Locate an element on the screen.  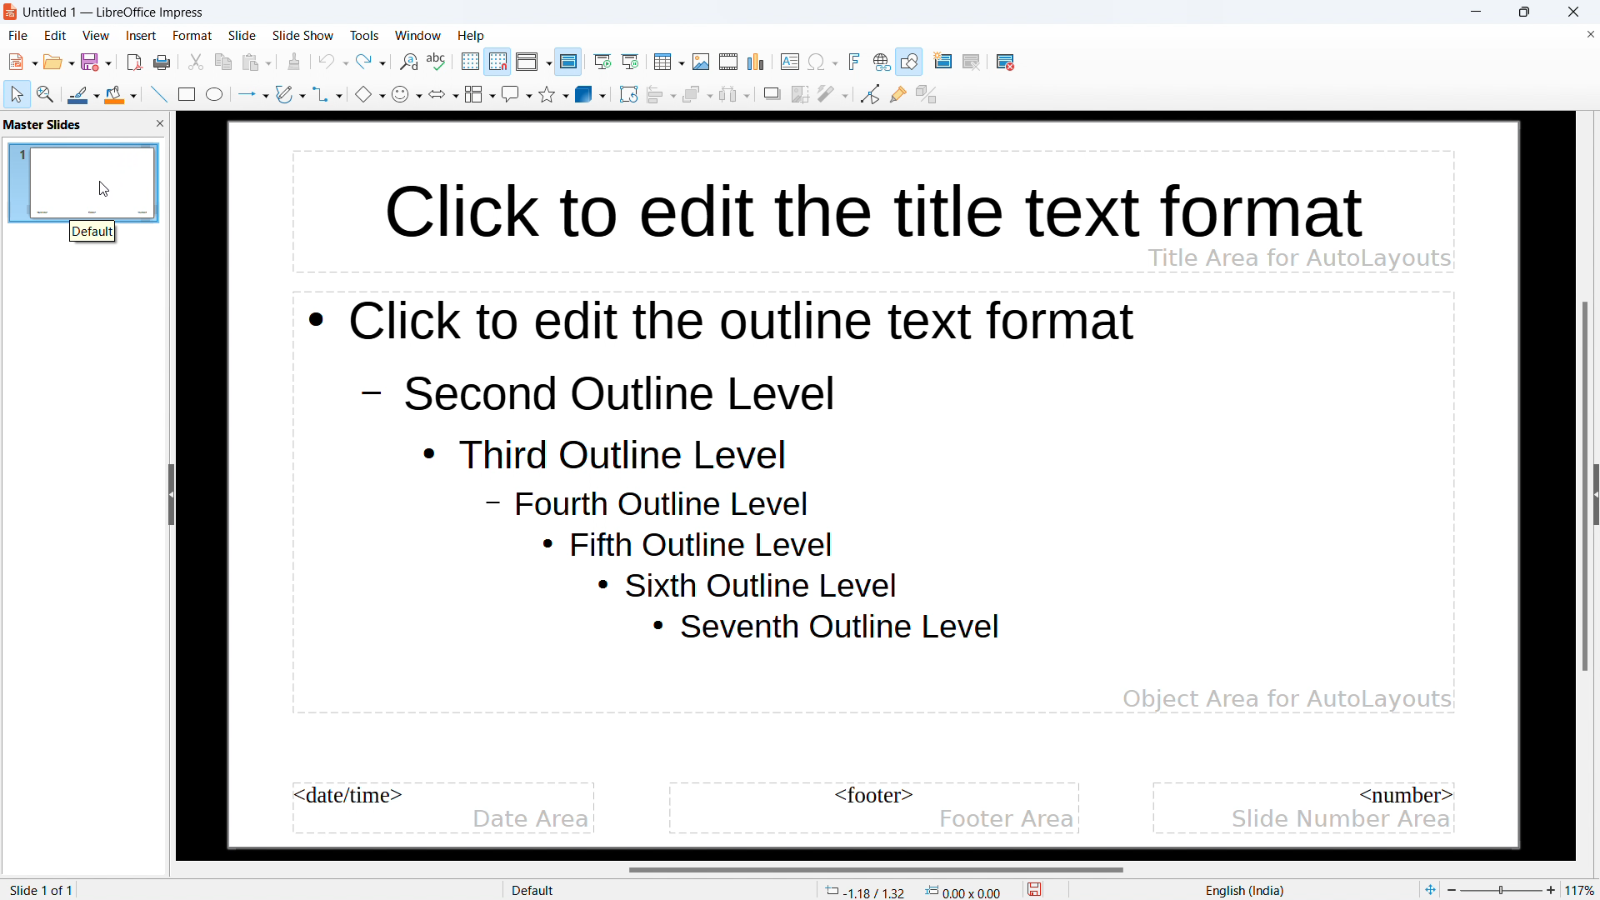
callout shapes is located at coordinates (517, 94).